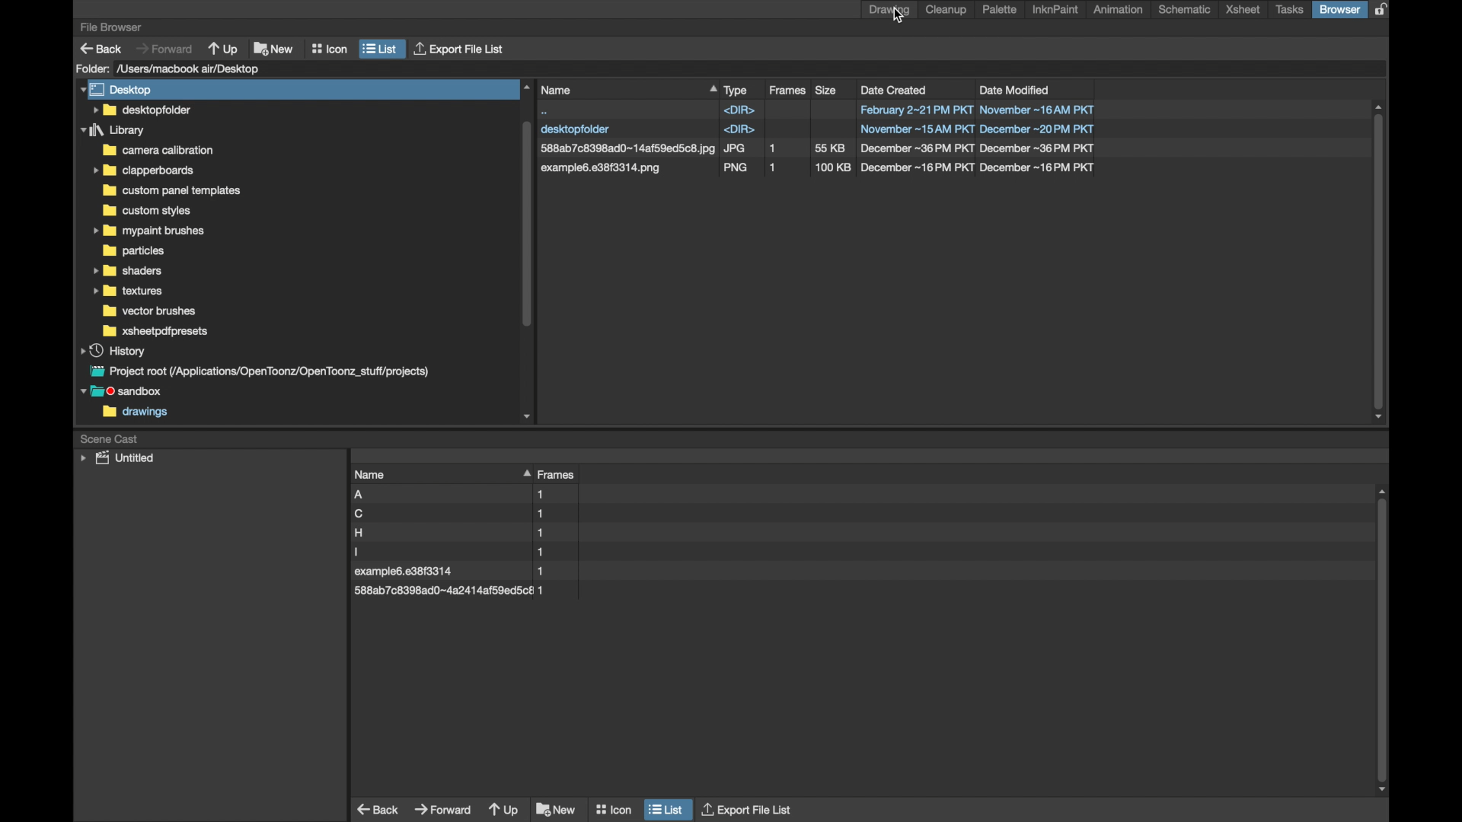 This screenshot has height=822, width=1462. What do you see at coordinates (736, 90) in the screenshot?
I see `type` at bounding box center [736, 90].